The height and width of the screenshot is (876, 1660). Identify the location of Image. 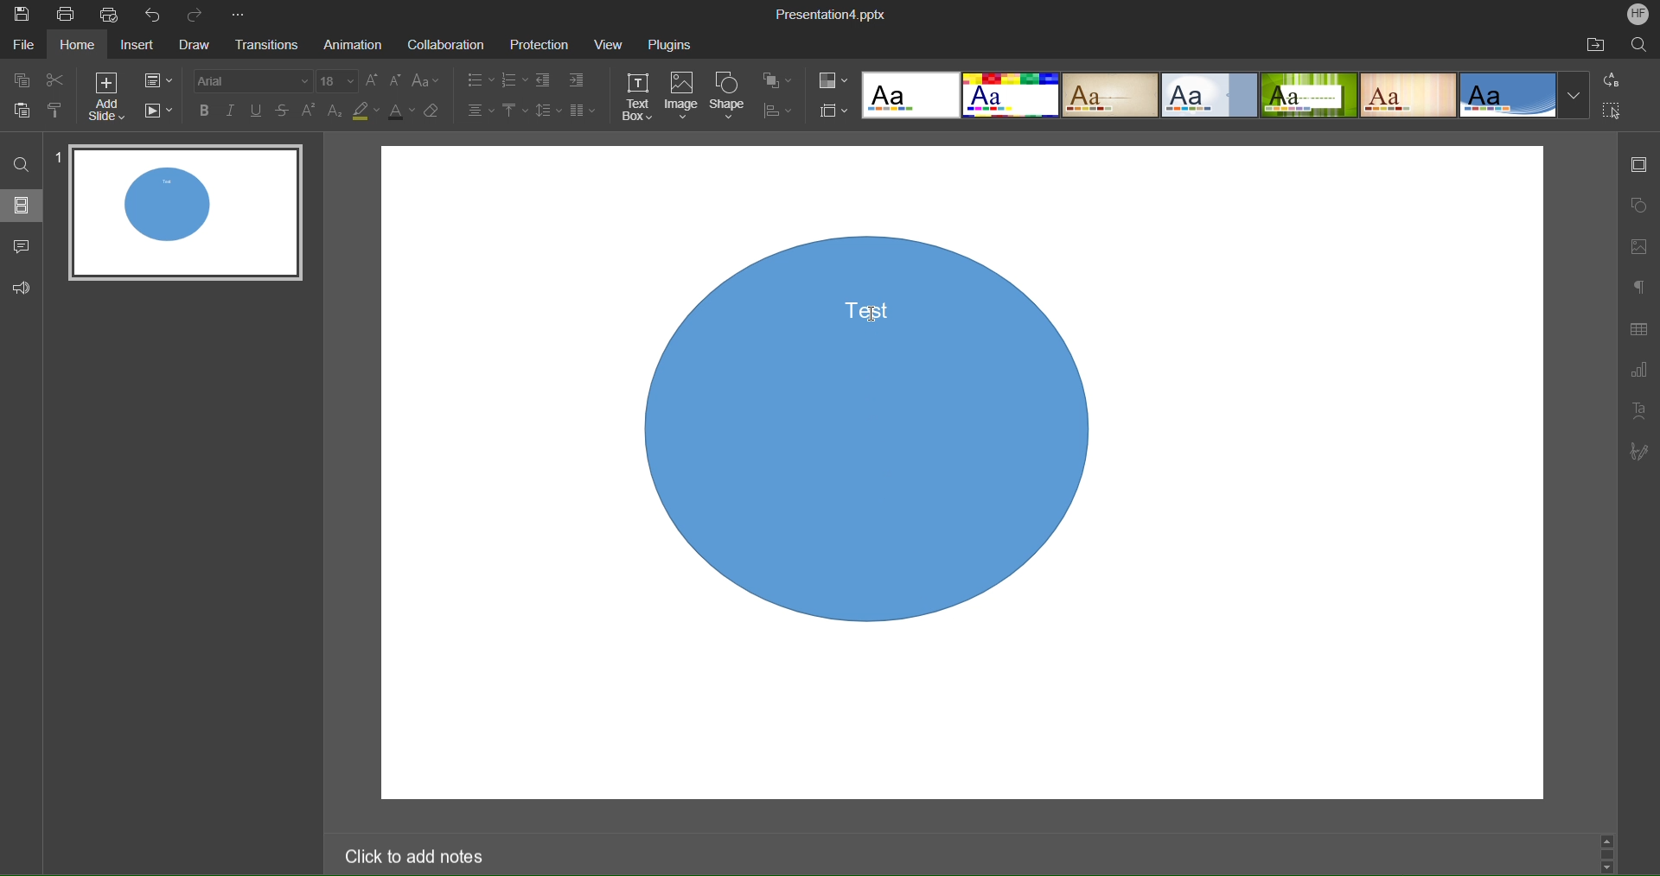
(681, 95).